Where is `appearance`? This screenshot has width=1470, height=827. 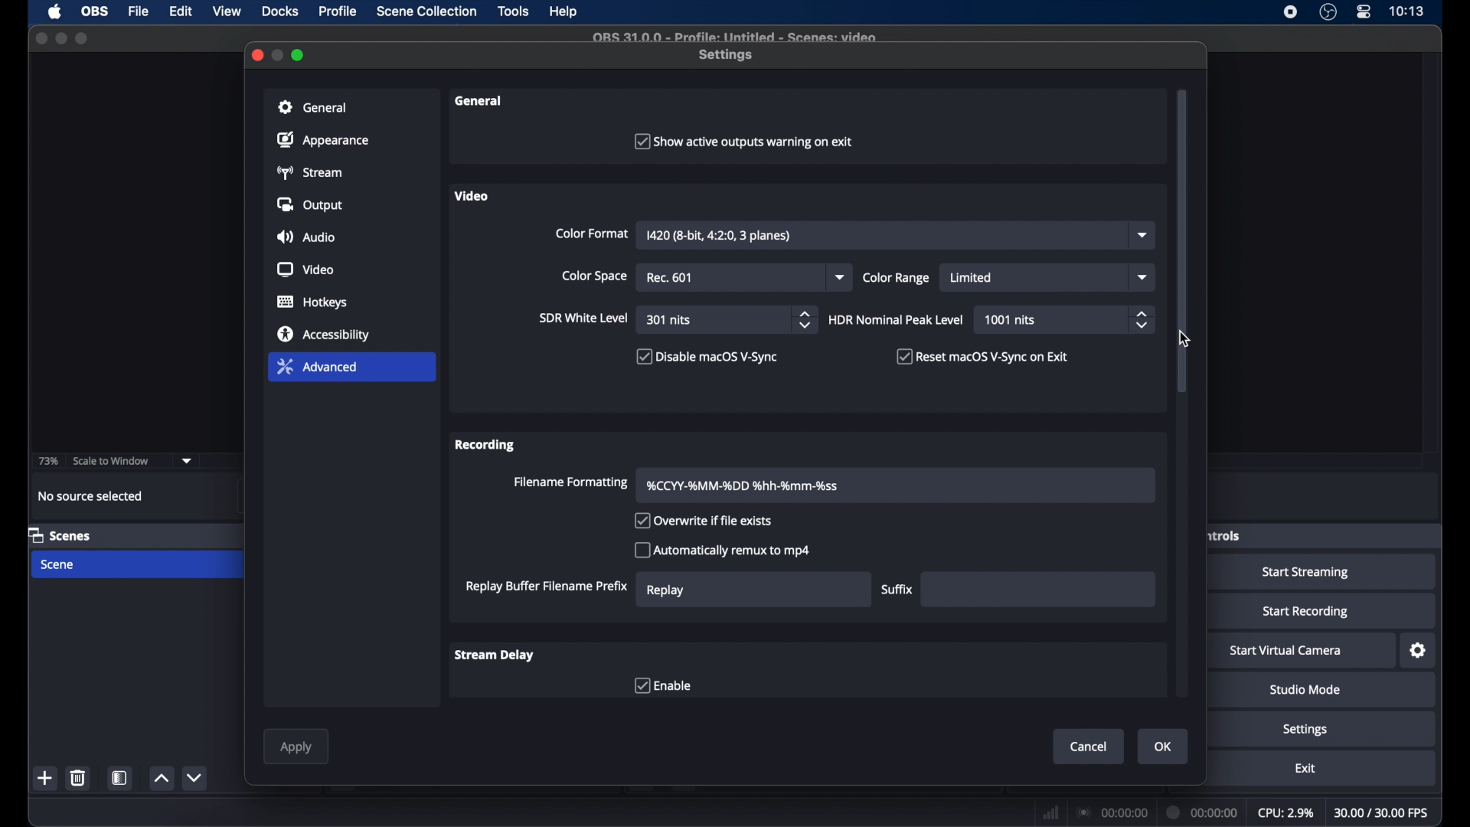
appearance is located at coordinates (323, 139).